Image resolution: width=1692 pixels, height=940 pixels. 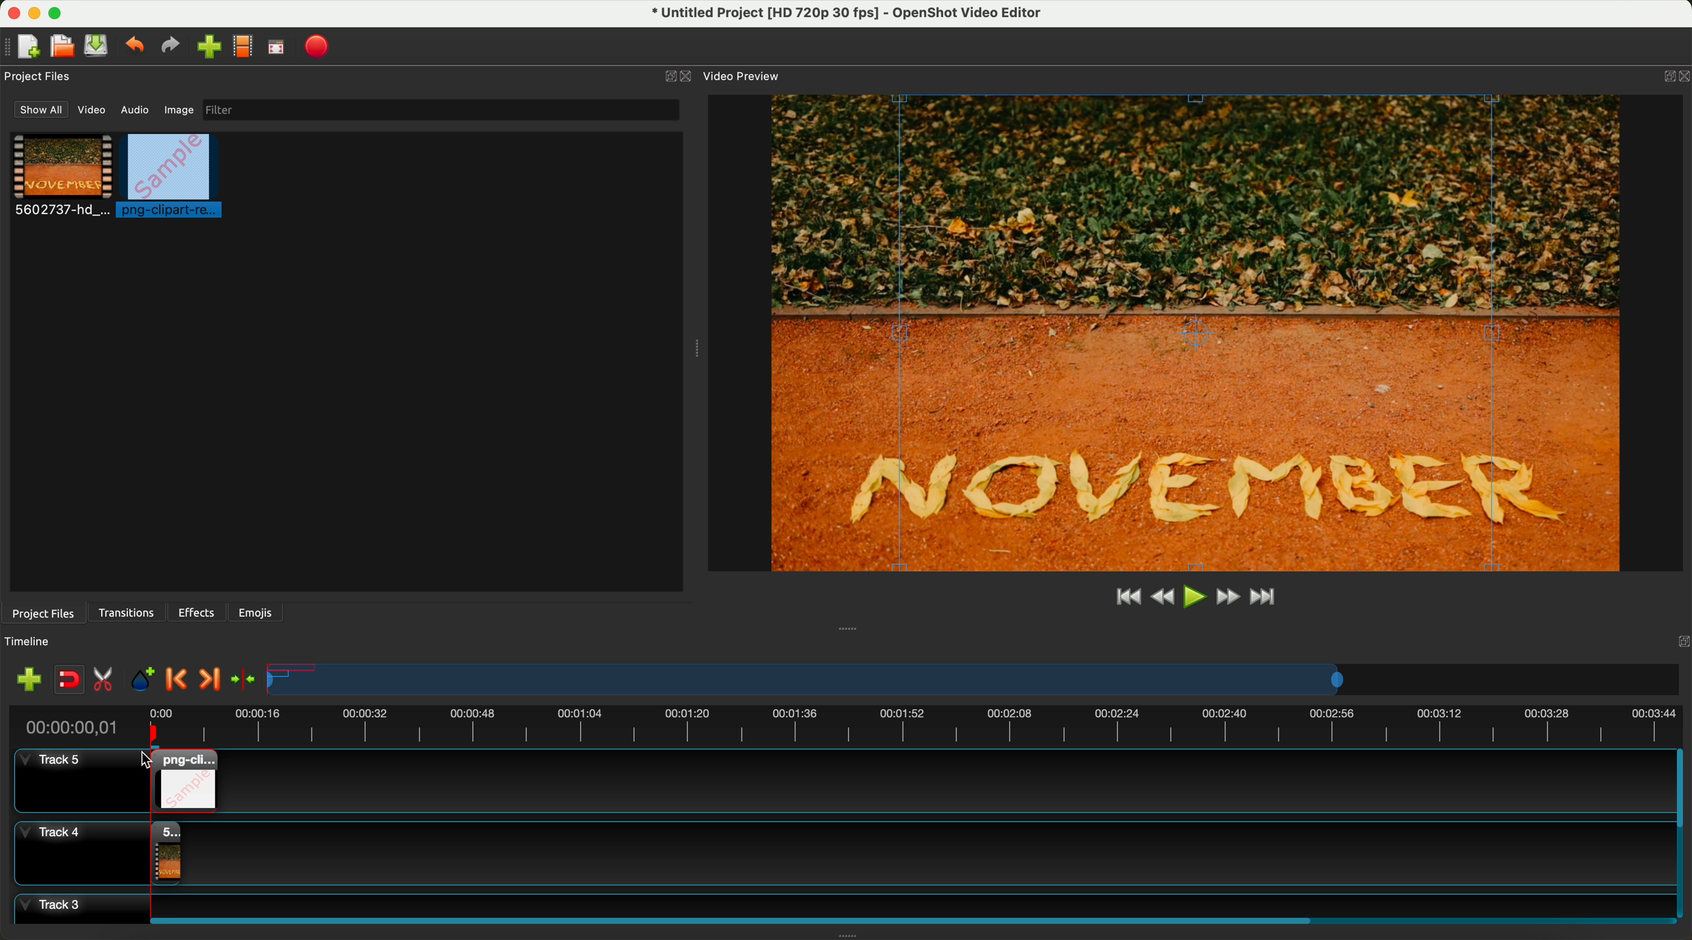 What do you see at coordinates (841, 850) in the screenshot?
I see `track 4` at bounding box center [841, 850].